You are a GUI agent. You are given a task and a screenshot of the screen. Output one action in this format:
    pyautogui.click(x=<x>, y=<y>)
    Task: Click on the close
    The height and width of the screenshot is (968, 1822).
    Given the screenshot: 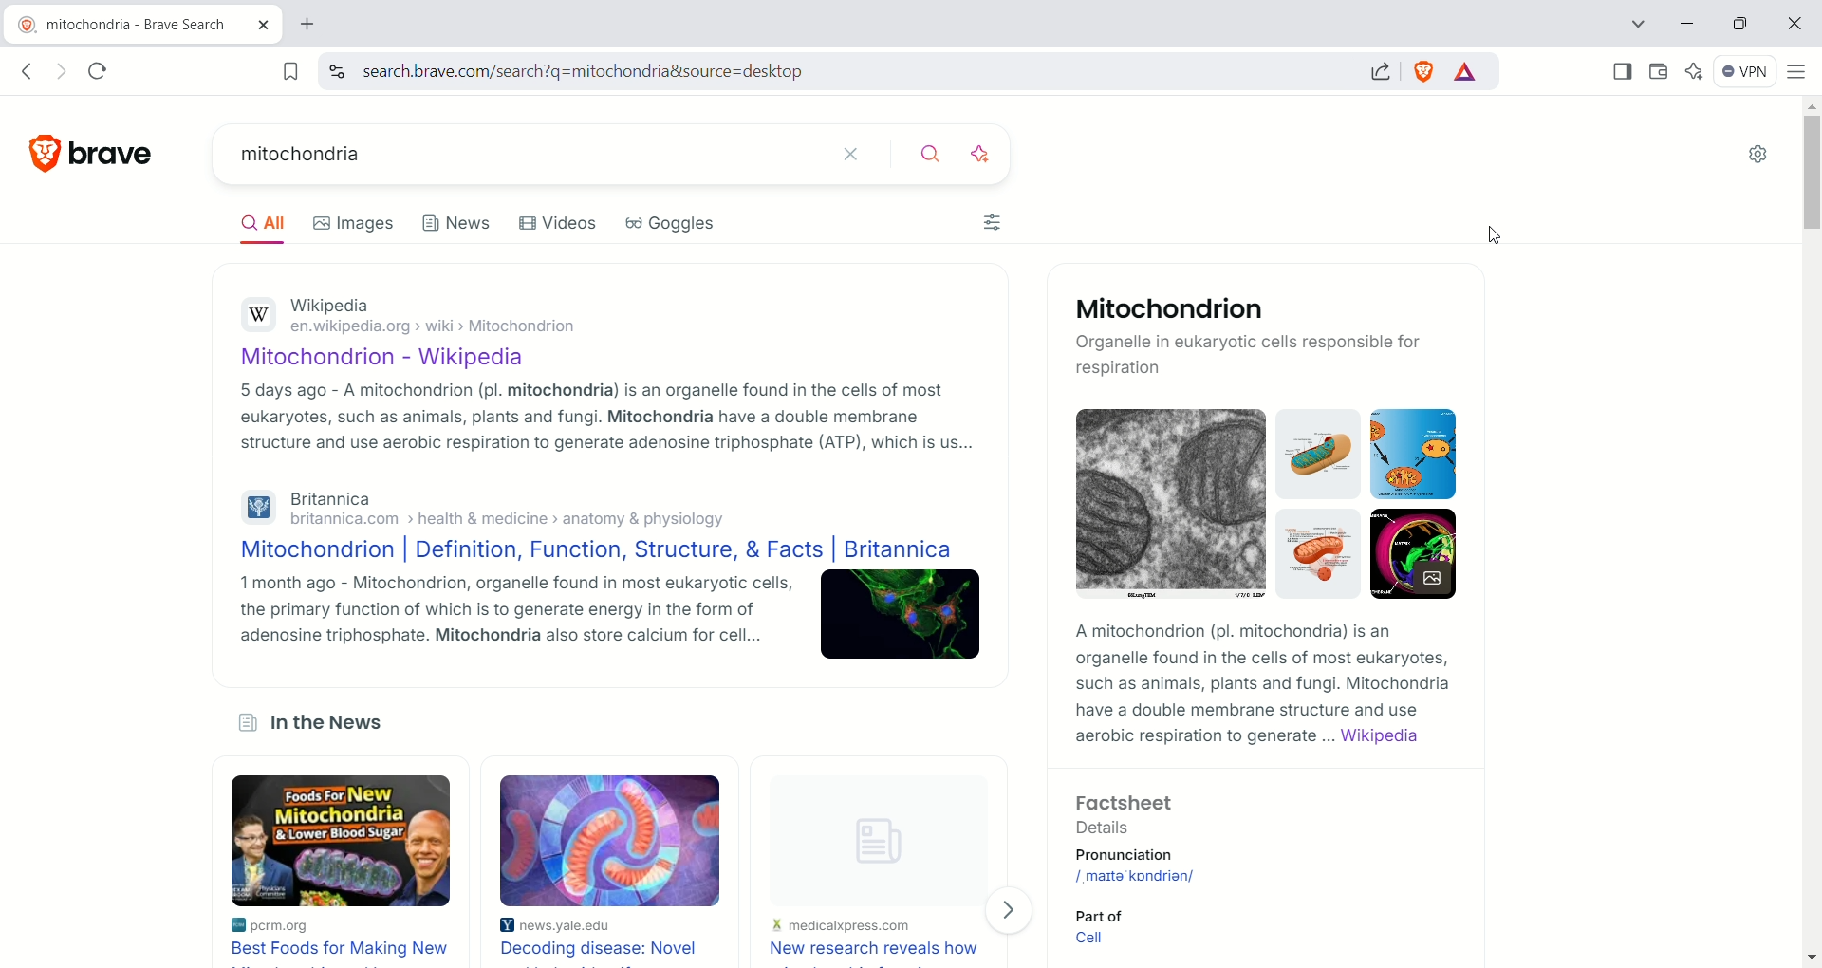 What is the action you would take?
    pyautogui.click(x=264, y=27)
    